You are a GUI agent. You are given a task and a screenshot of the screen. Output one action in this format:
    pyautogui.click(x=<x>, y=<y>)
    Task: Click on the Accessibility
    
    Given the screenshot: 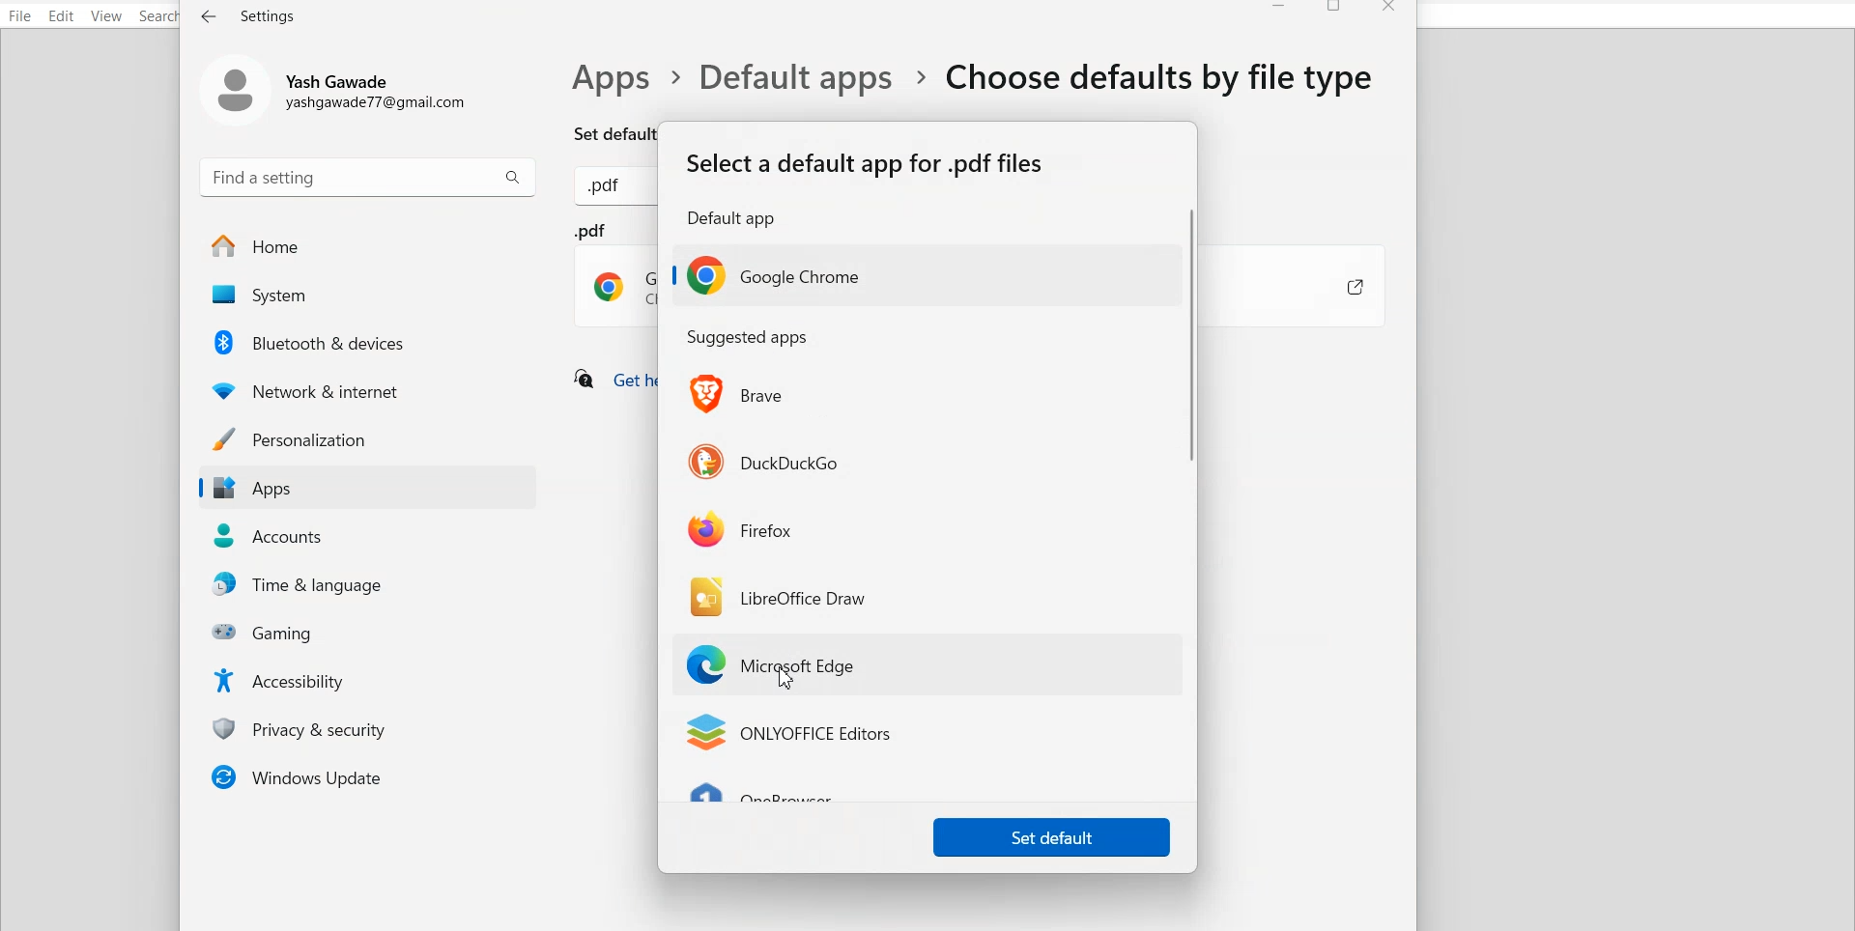 What is the action you would take?
    pyautogui.click(x=372, y=679)
    